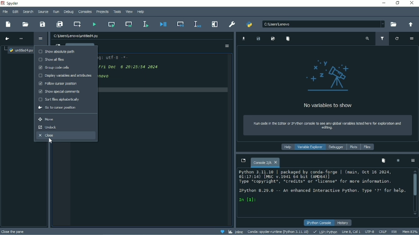  I want to click on Undock, so click(48, 127).